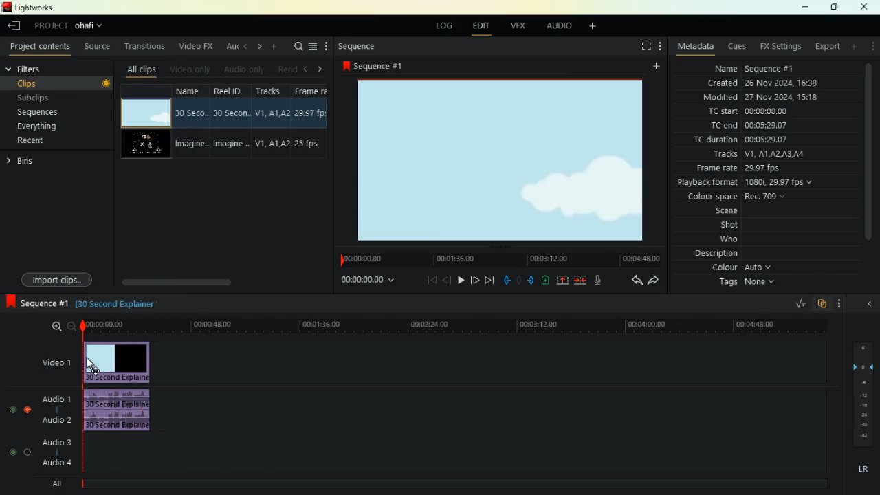 Image resolution: width=880 pixels, height=495 pixels. What do you see at coordinates (581, 280) in the screenshot?
I see `merge` at bounding box center [581, 280].